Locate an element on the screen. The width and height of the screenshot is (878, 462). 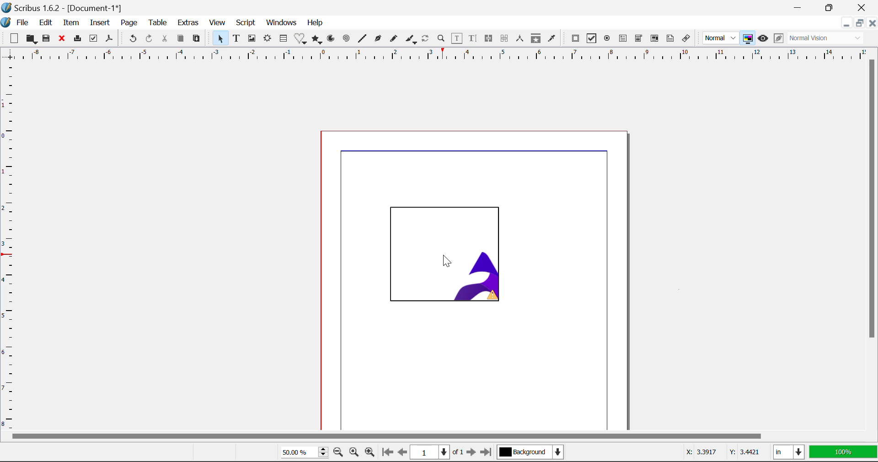
Link Annotation is located at coordinates (687, 40).